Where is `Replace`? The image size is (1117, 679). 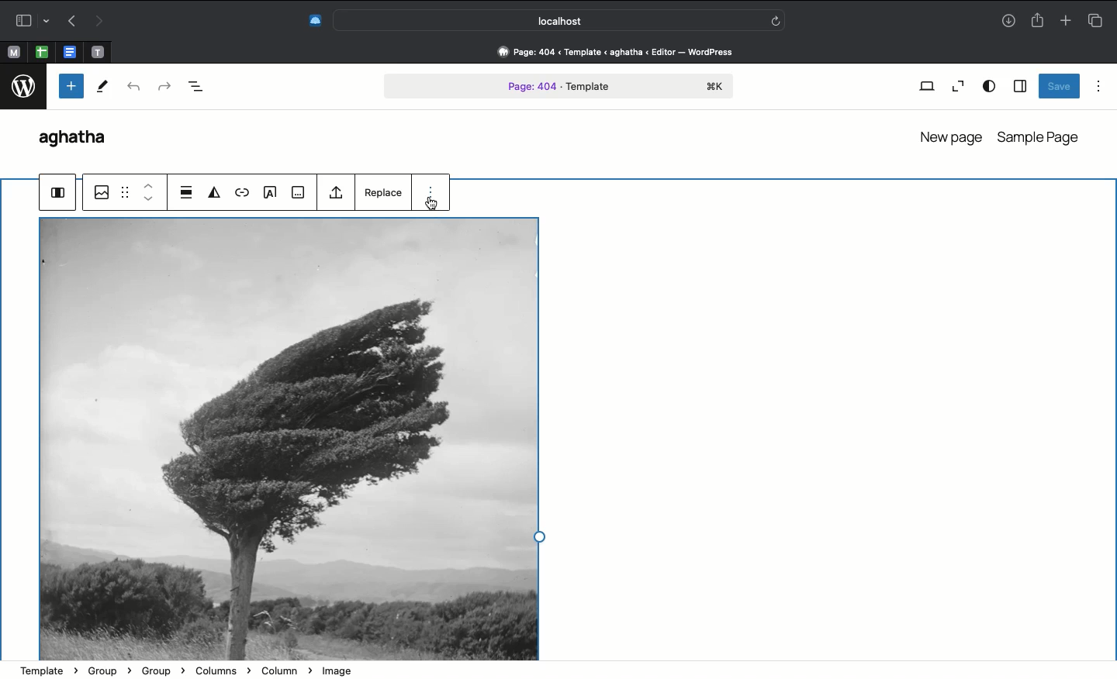
Replace is located at coordinates (381, 192).